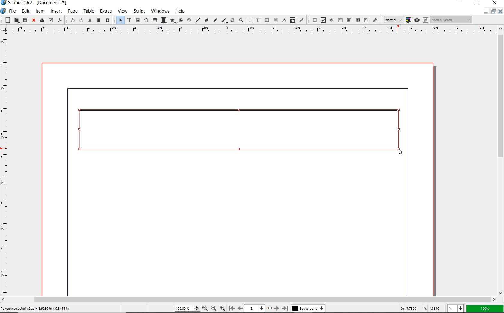 This screenshot has height=313, width=504. Describe the element at coordinates (129, 20) in the screenshot. I see `text frame` at that location.